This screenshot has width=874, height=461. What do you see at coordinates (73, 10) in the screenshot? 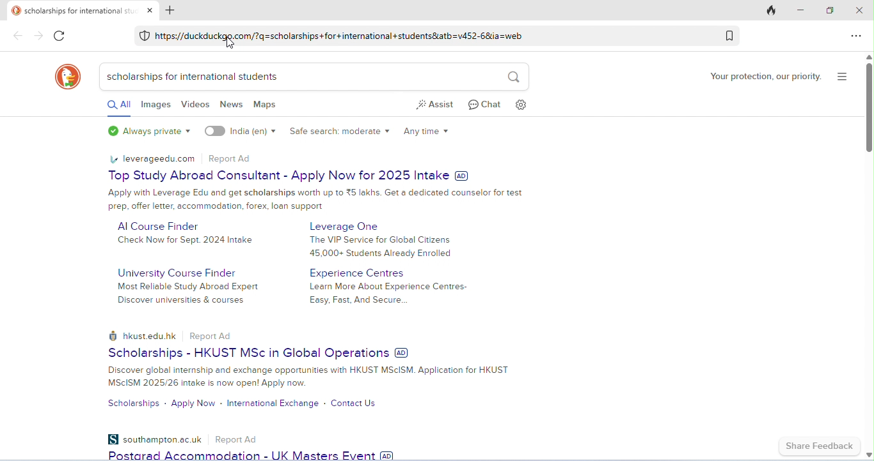
I see `tab title` at bounding box center [73, 10].